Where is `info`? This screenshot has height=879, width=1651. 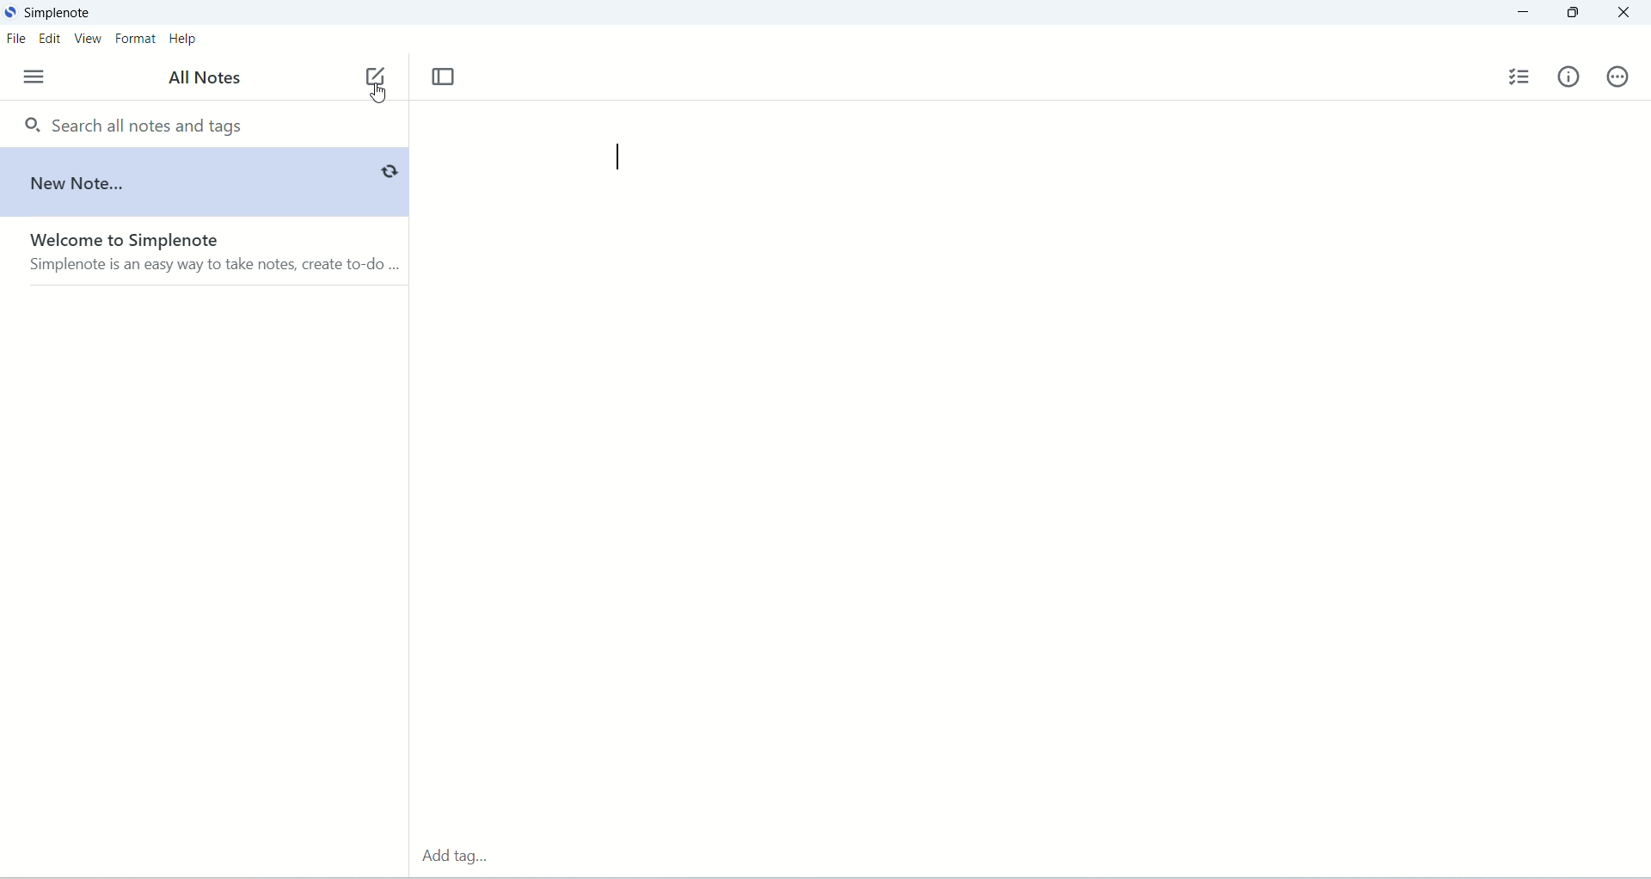
info is located at coordinates (1567, 78).